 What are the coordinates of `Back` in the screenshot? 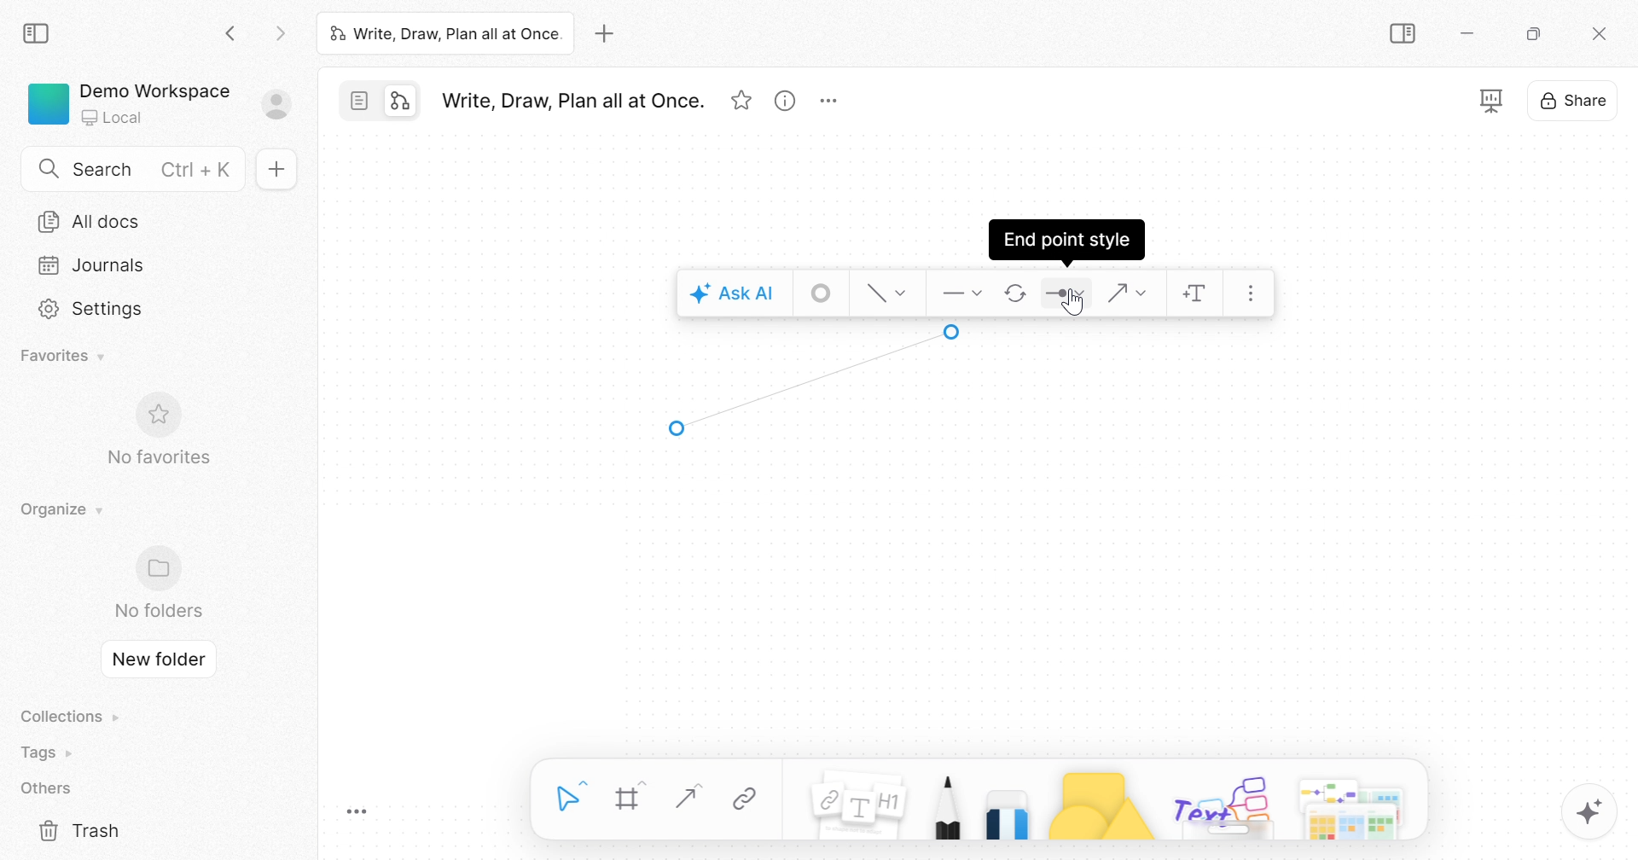 It's located at (231, 36).